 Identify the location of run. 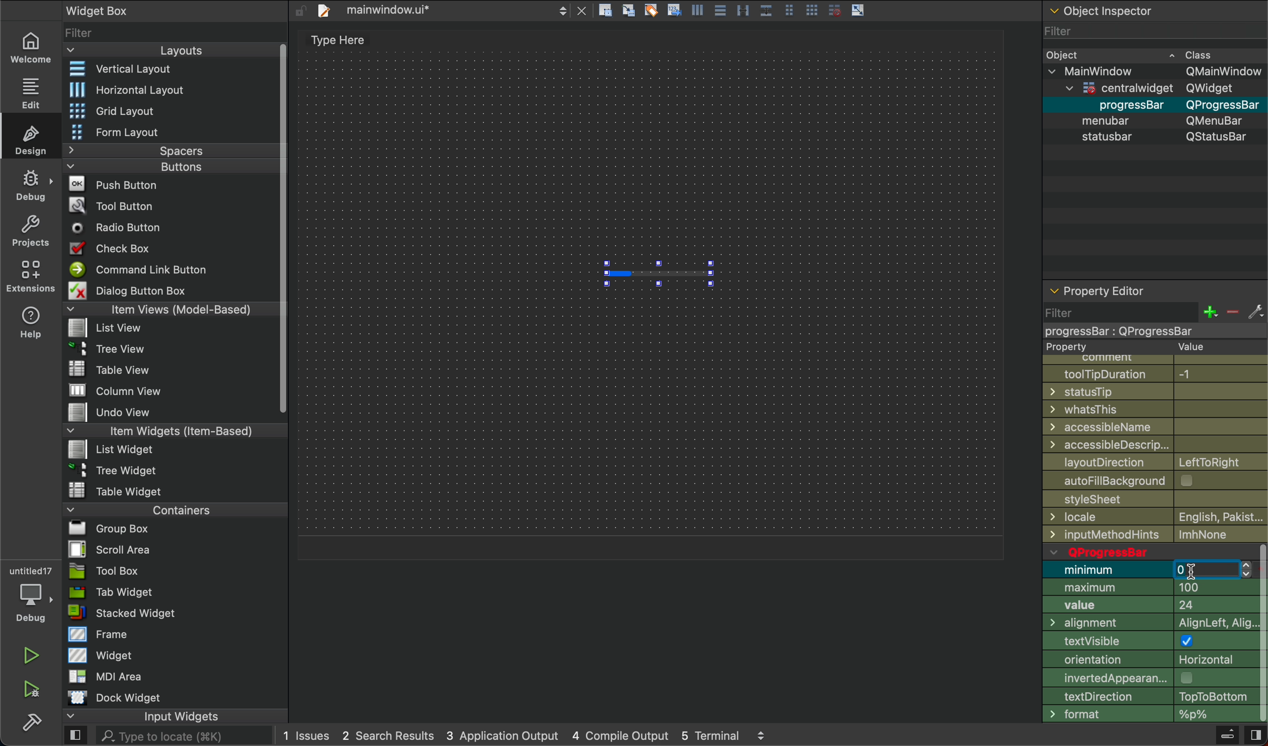
(32, 655).